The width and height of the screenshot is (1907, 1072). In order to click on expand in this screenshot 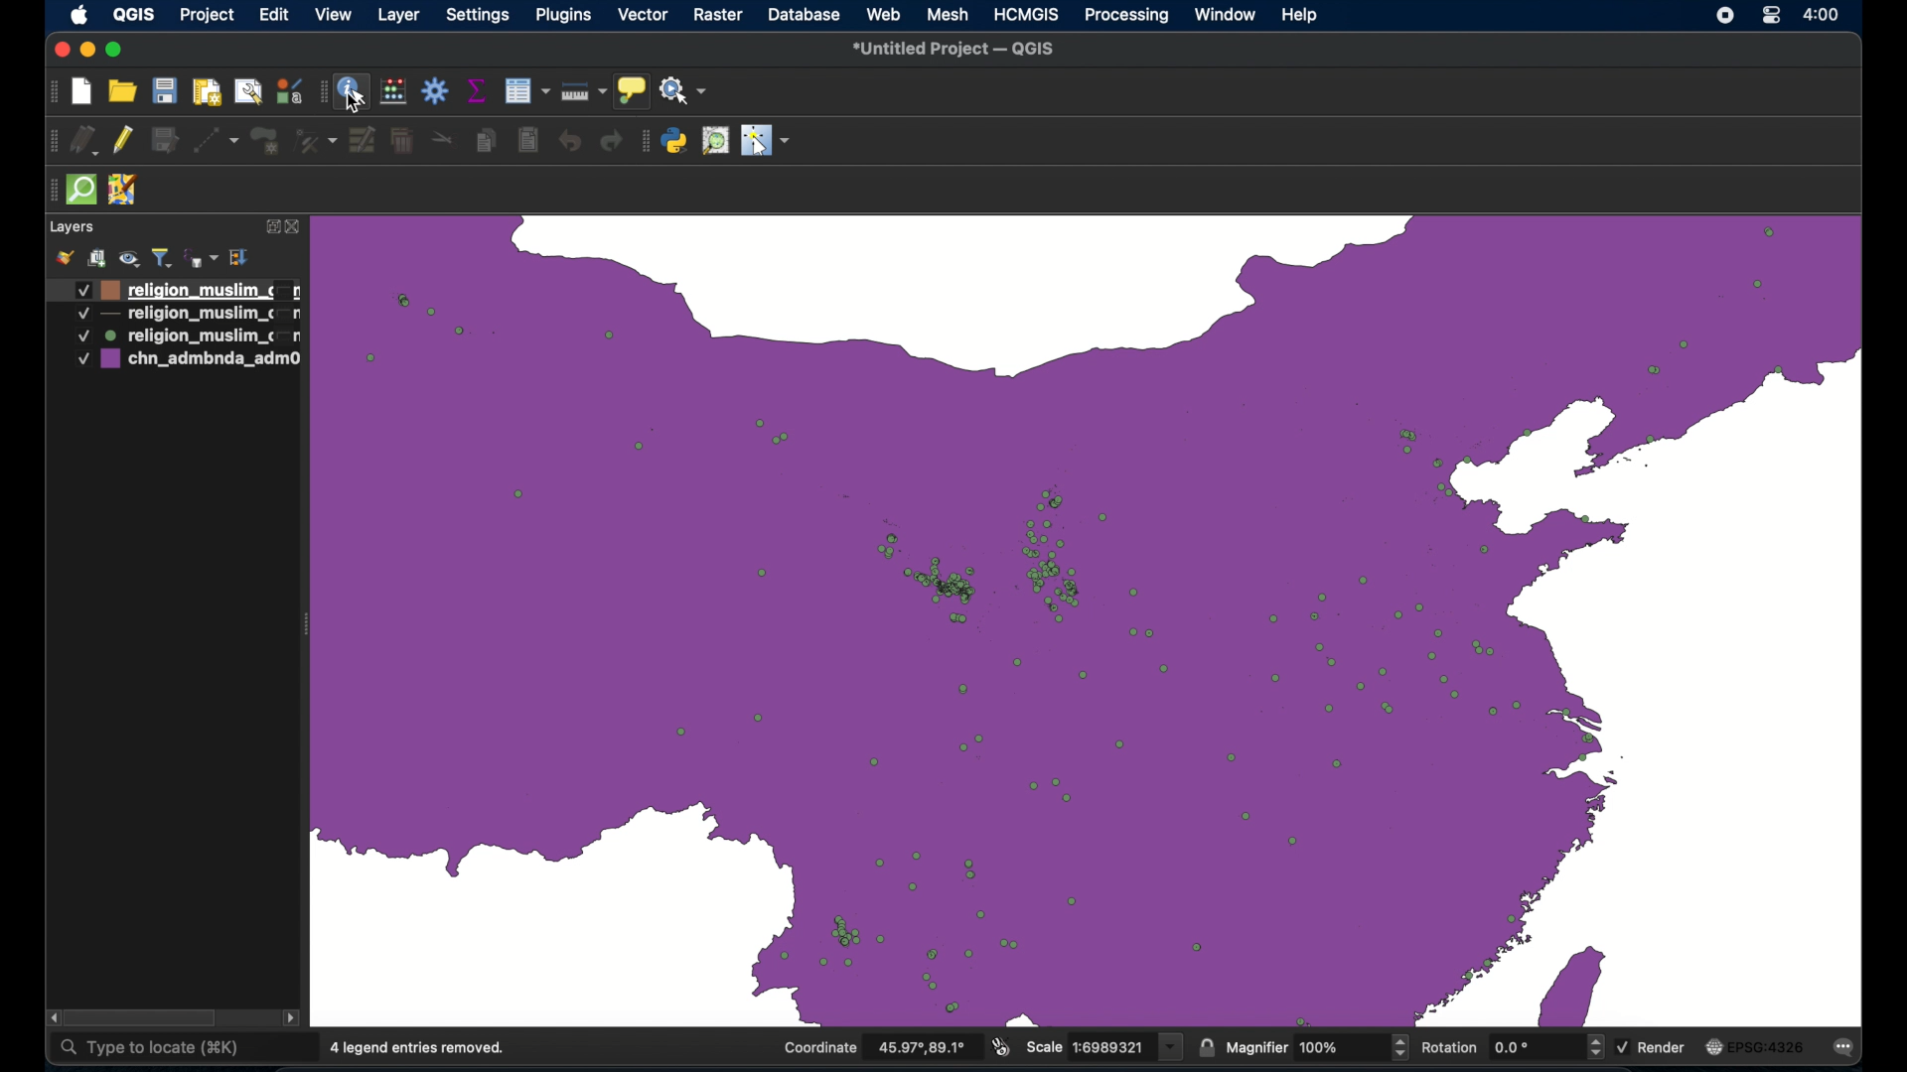, I will do `click(269, 228)`.